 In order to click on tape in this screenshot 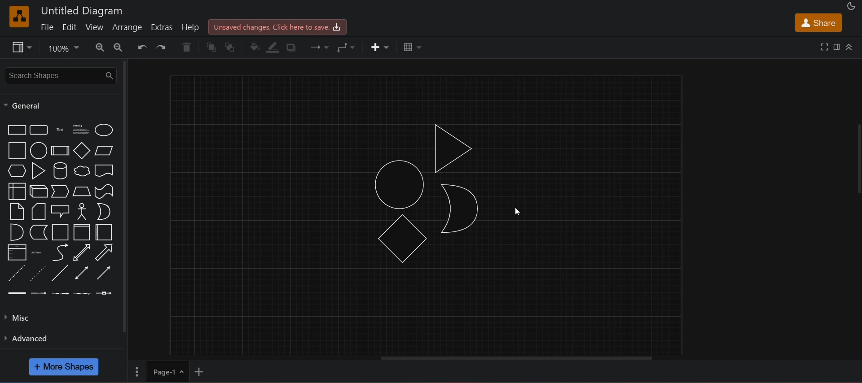, I will do `click(104, 191)`.